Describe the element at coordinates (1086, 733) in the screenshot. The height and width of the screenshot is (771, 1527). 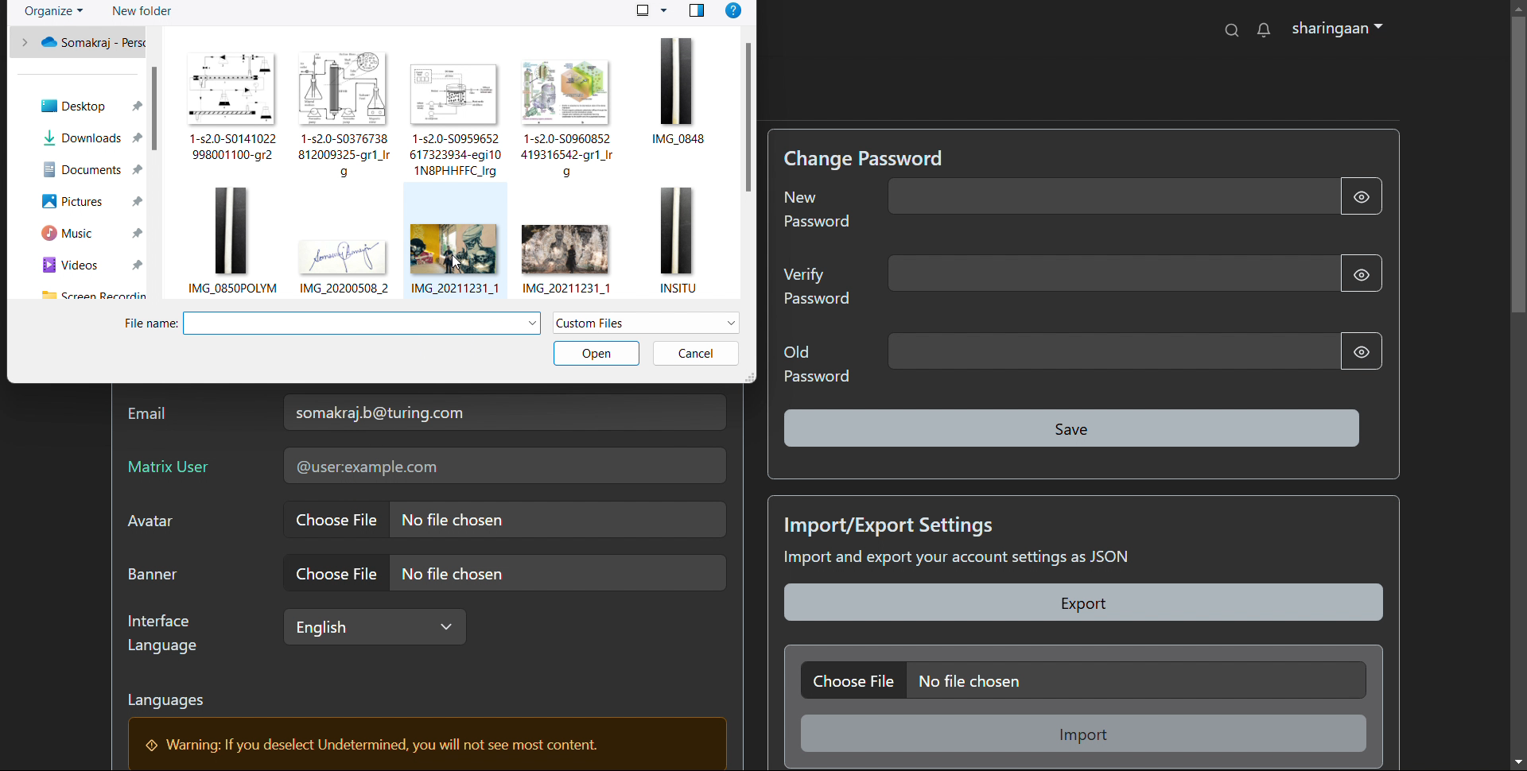
I see `import` at that location.